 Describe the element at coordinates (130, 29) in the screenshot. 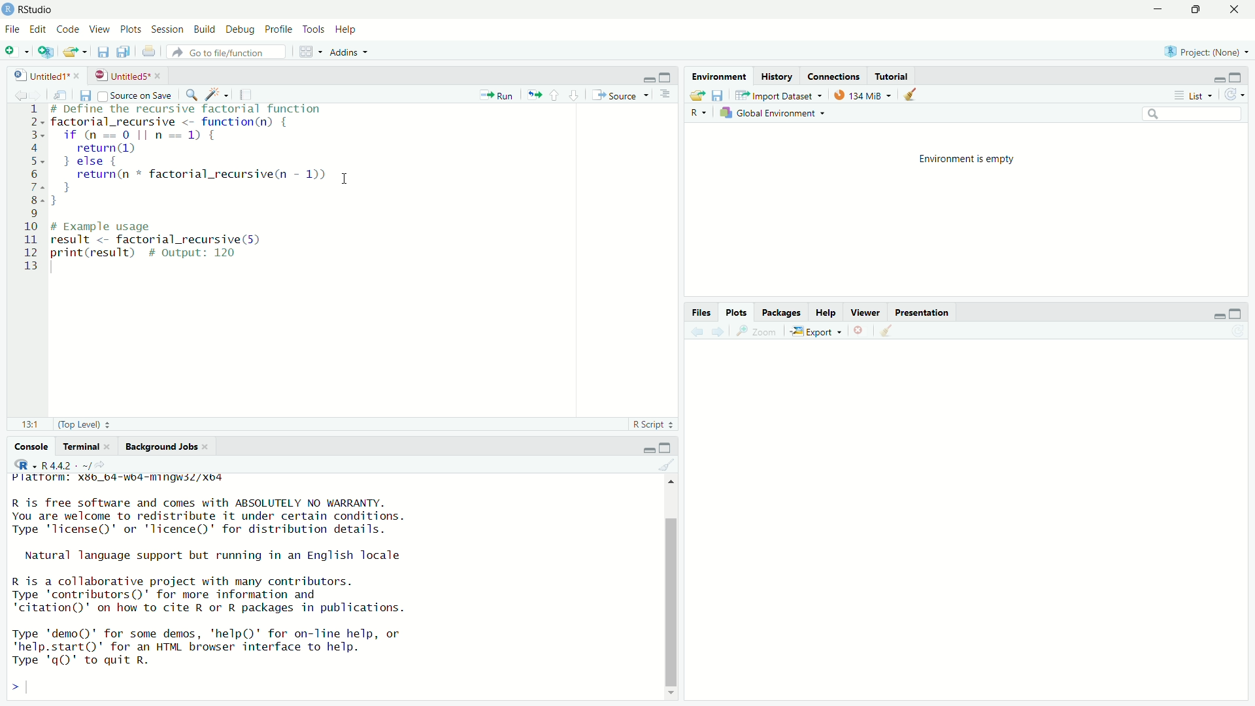

I see `Plots` at that location.